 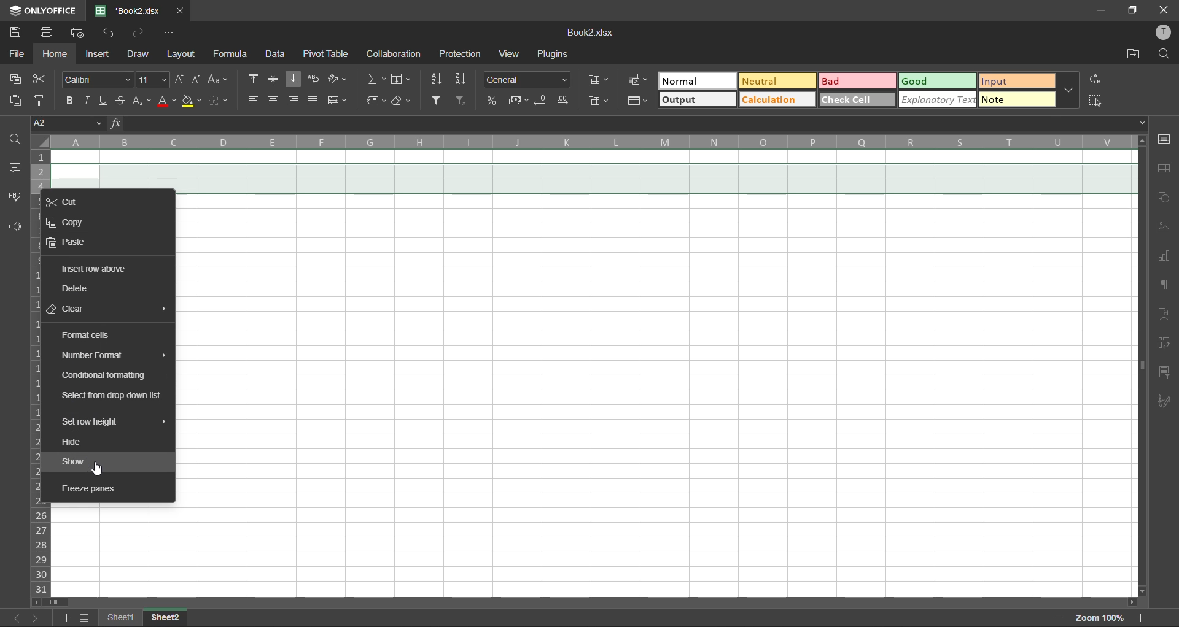 I want to click on images, so click(x=1161, y=227).